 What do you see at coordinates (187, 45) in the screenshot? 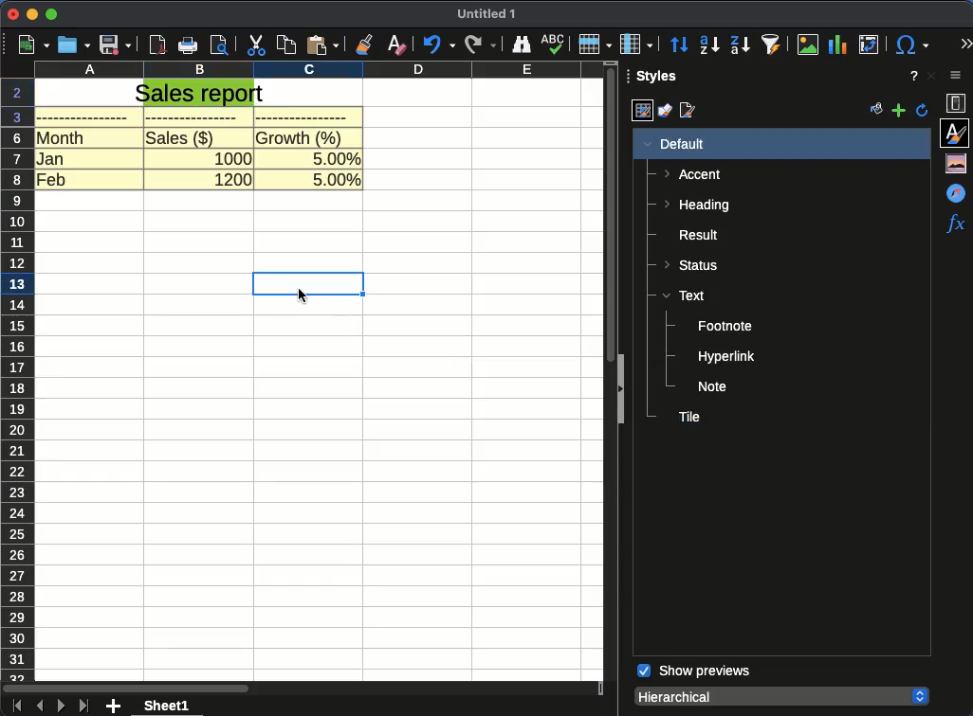
I see `print` at bounding box center [187, 45].